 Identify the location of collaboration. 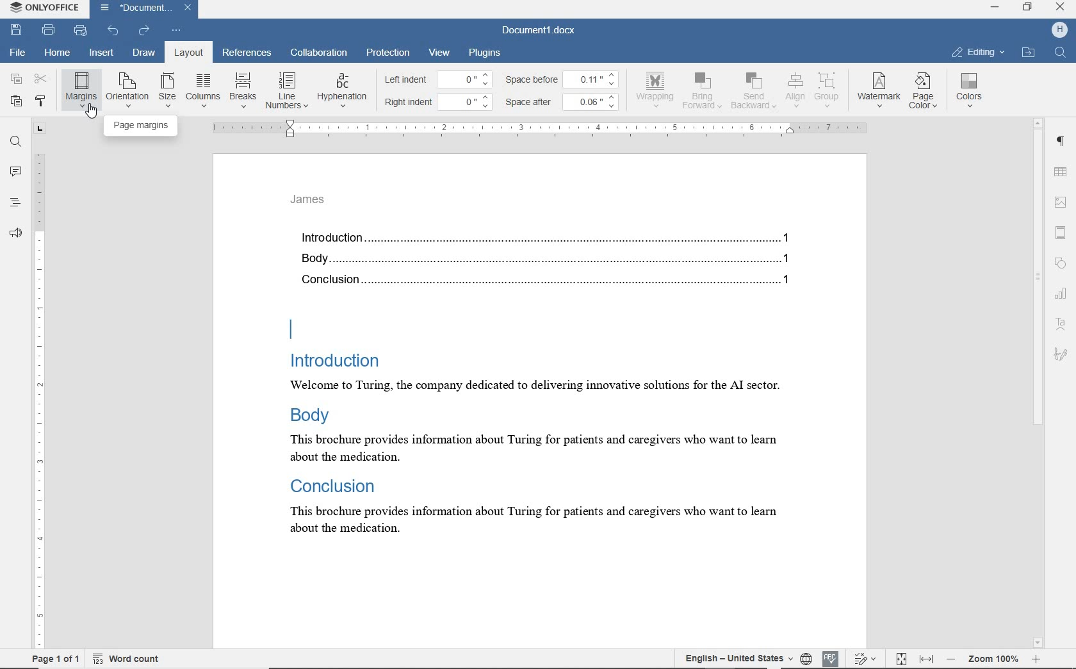
(320, 54).